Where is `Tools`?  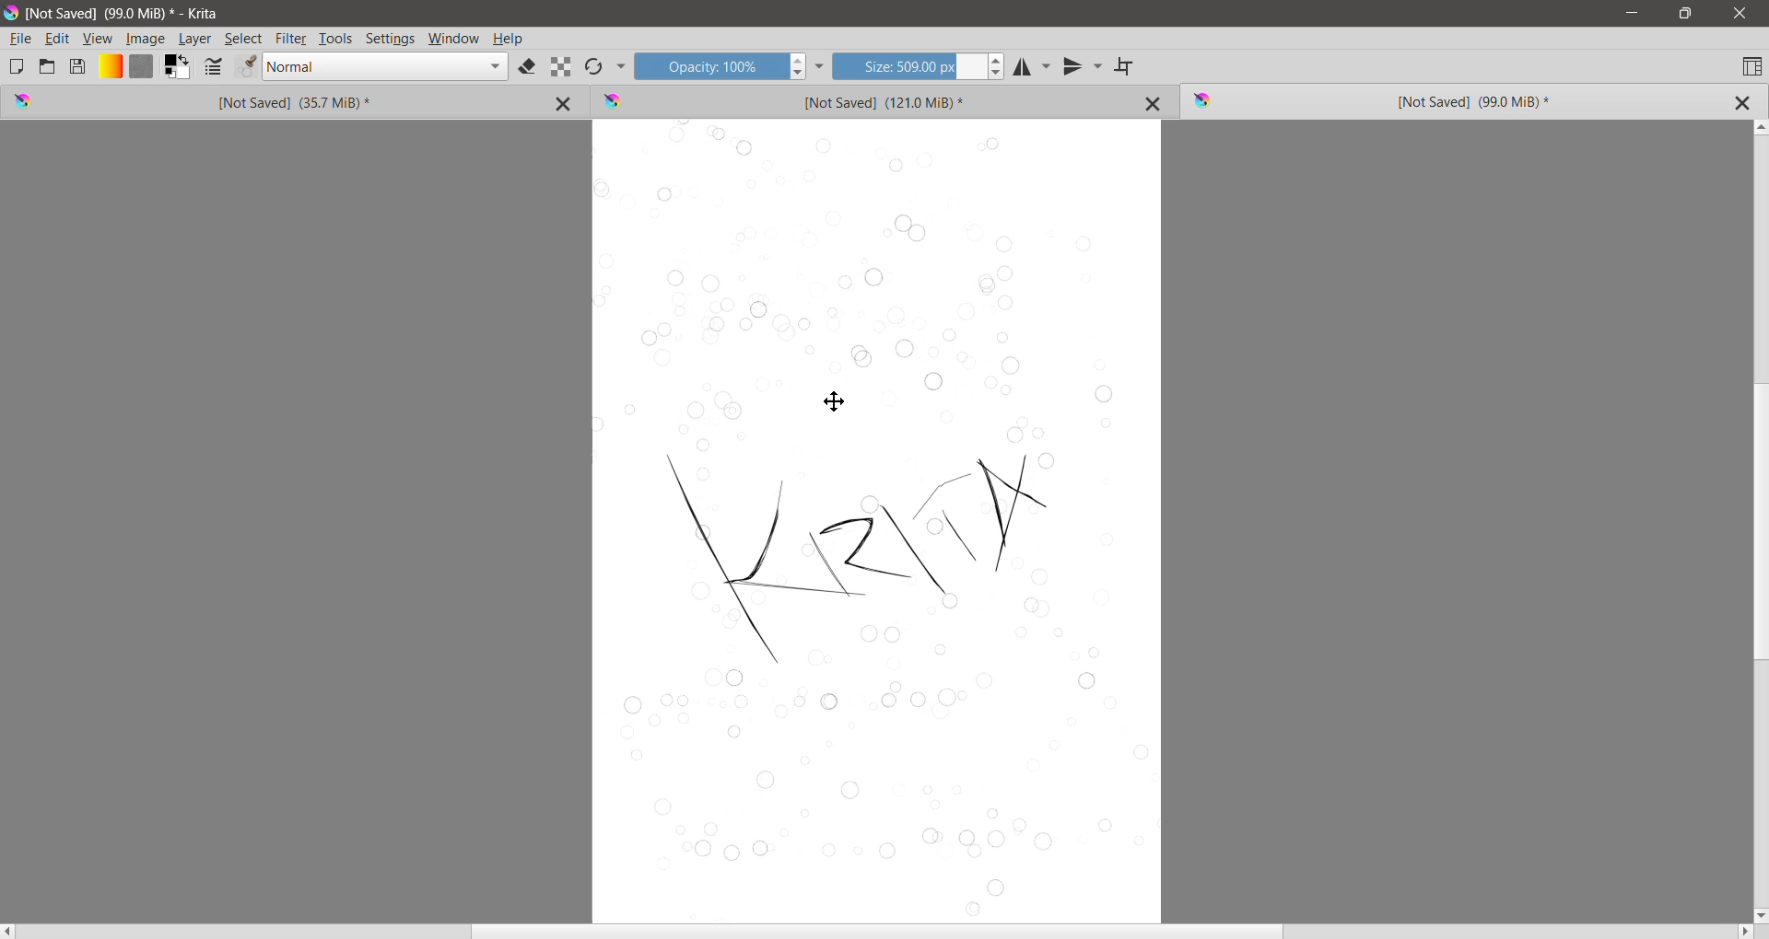
Tools is located at coordinates (335, 40).